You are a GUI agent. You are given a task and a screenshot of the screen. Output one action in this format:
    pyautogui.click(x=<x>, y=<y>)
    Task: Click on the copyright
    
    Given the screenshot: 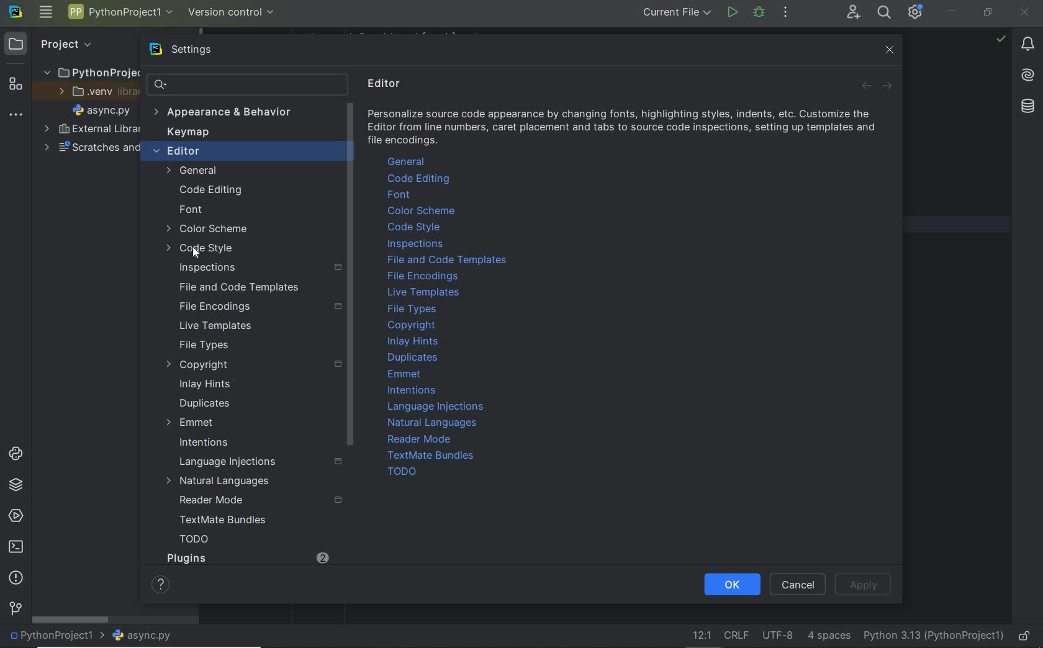 What is the action you would take?
    pyautogui.click(x=413, y=326)
    